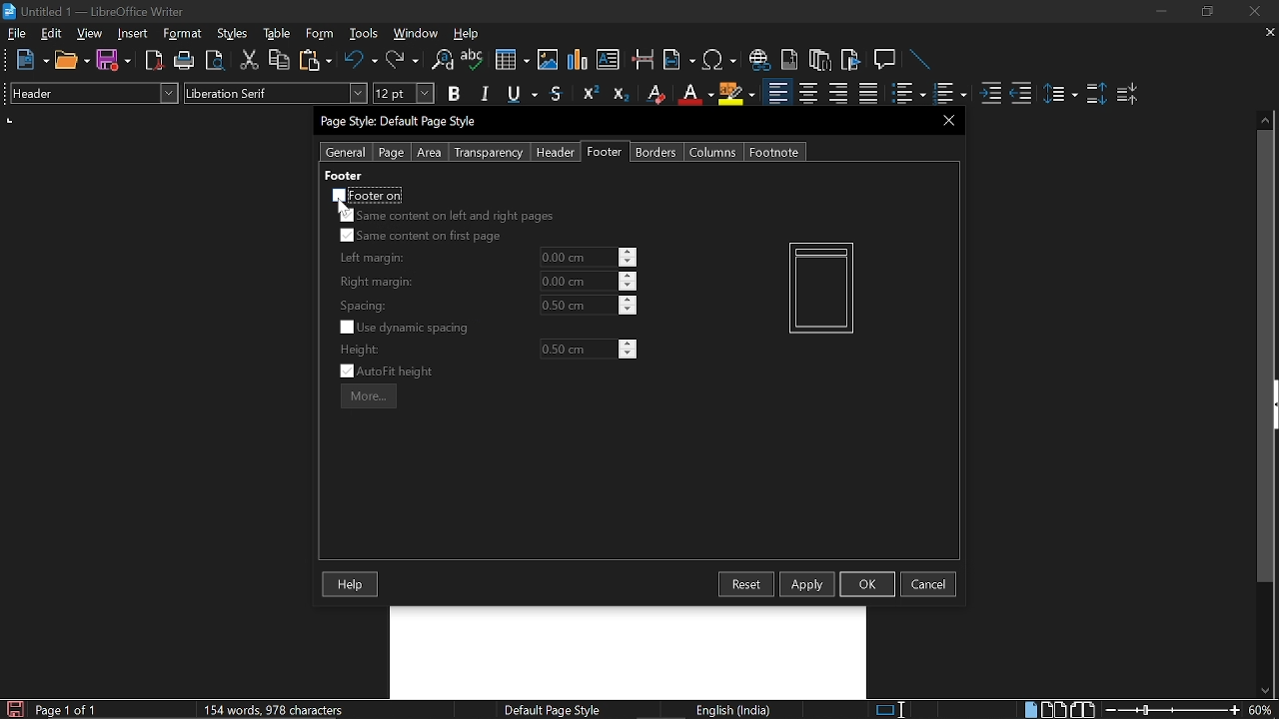 The height and width of the screenshot is (719, 1279). Describe the element at coordinates (391, 153) in the screenshot. I see `page Page` at that location.